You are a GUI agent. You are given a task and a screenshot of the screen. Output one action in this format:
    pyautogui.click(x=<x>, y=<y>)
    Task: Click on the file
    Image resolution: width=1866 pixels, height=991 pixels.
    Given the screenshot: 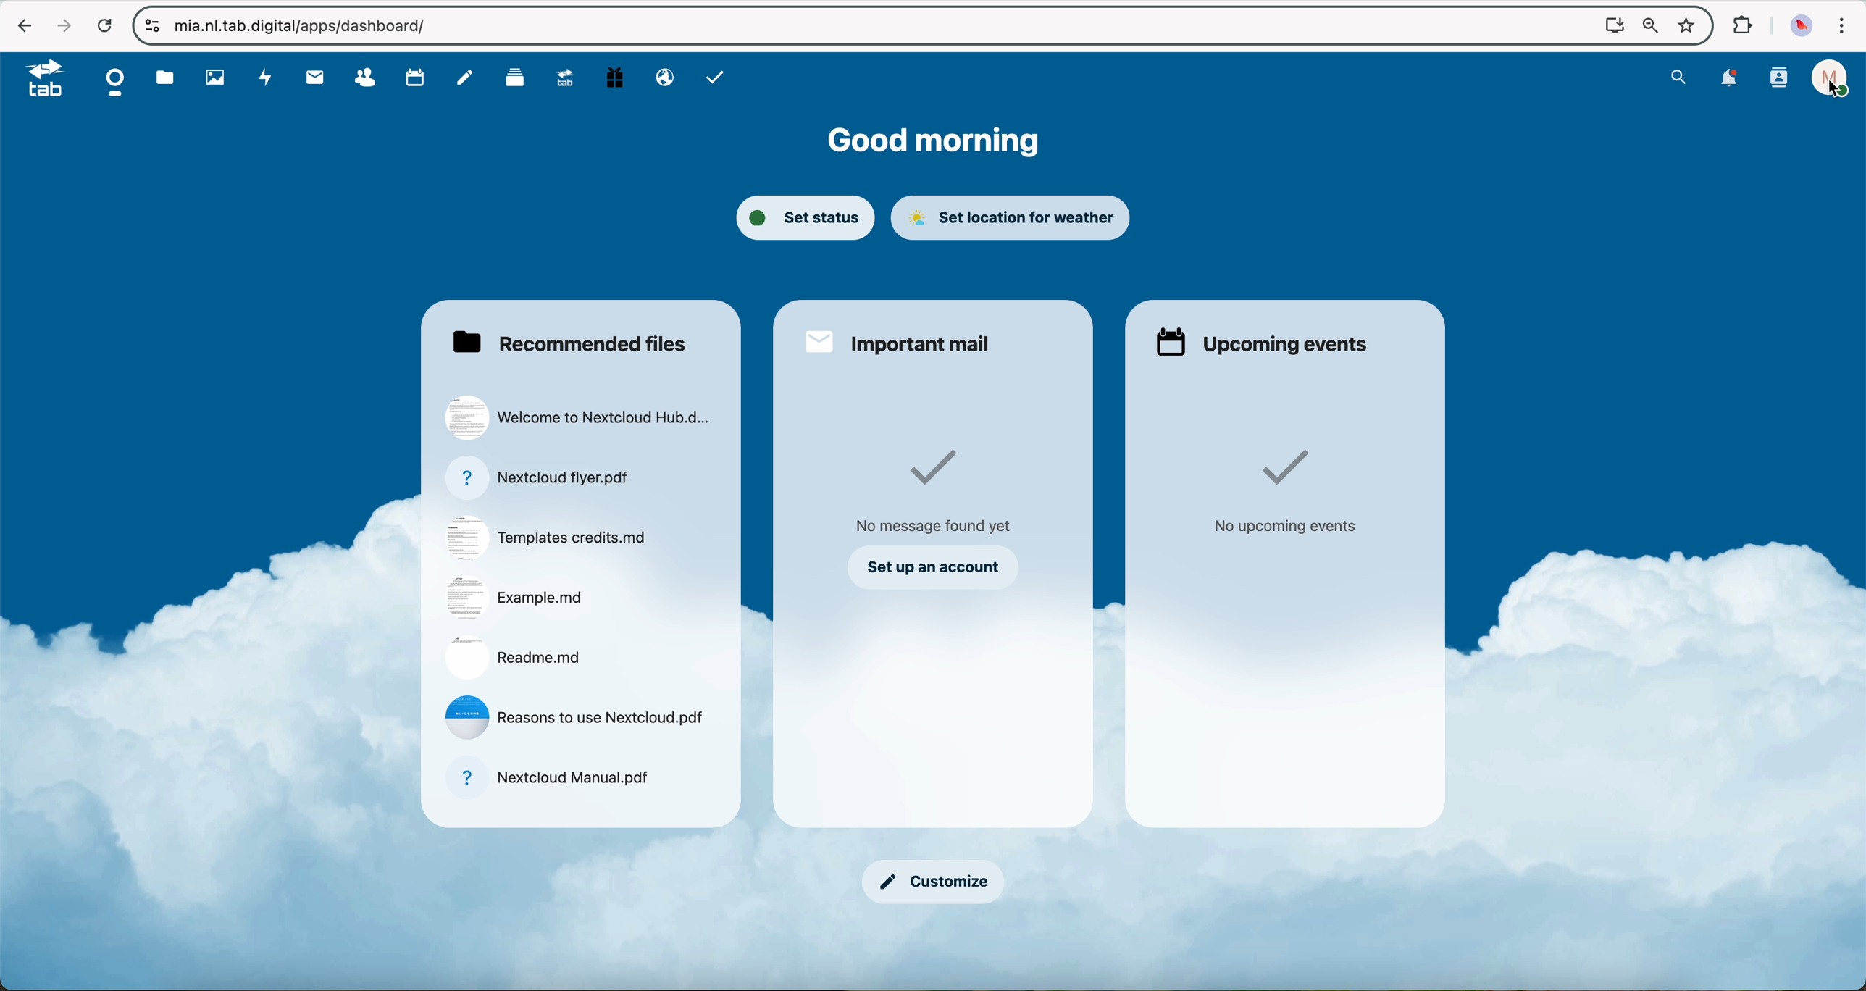 What is the action you would take?
    pyautogui.click(x=553, y=538)
    